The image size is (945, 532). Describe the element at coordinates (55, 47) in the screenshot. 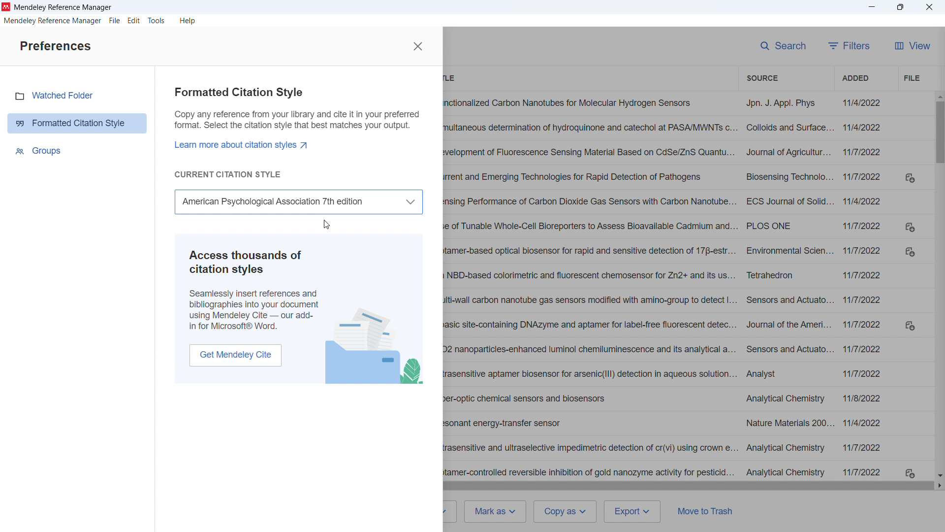

I see `Preferences ` at that location.